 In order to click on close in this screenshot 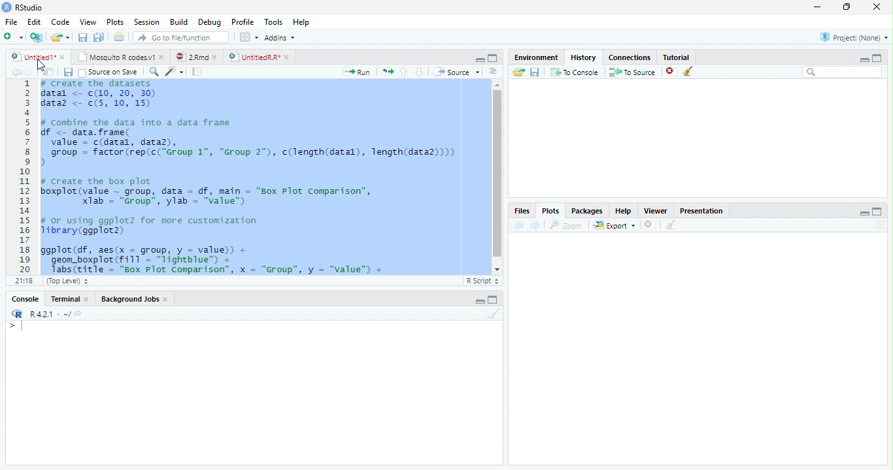, I will do `click(287, 57)`.